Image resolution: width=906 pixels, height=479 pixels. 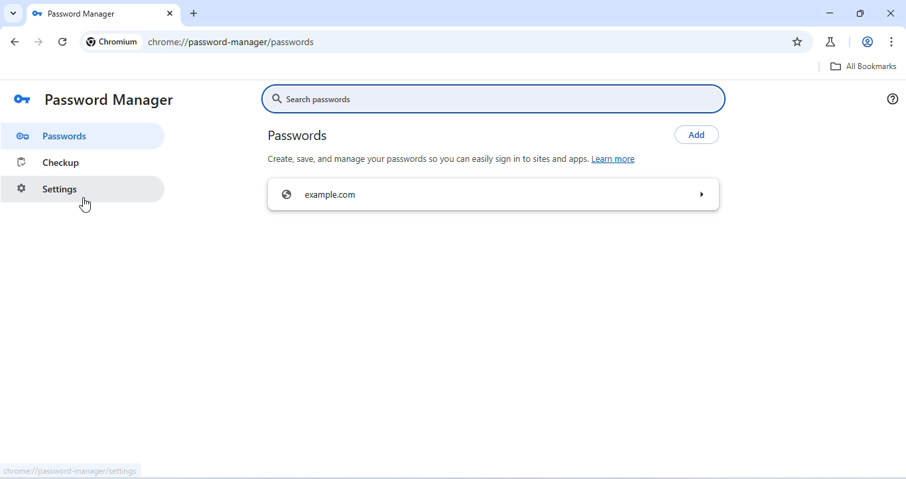 I want to click on logo, so click(x=22, y=101).